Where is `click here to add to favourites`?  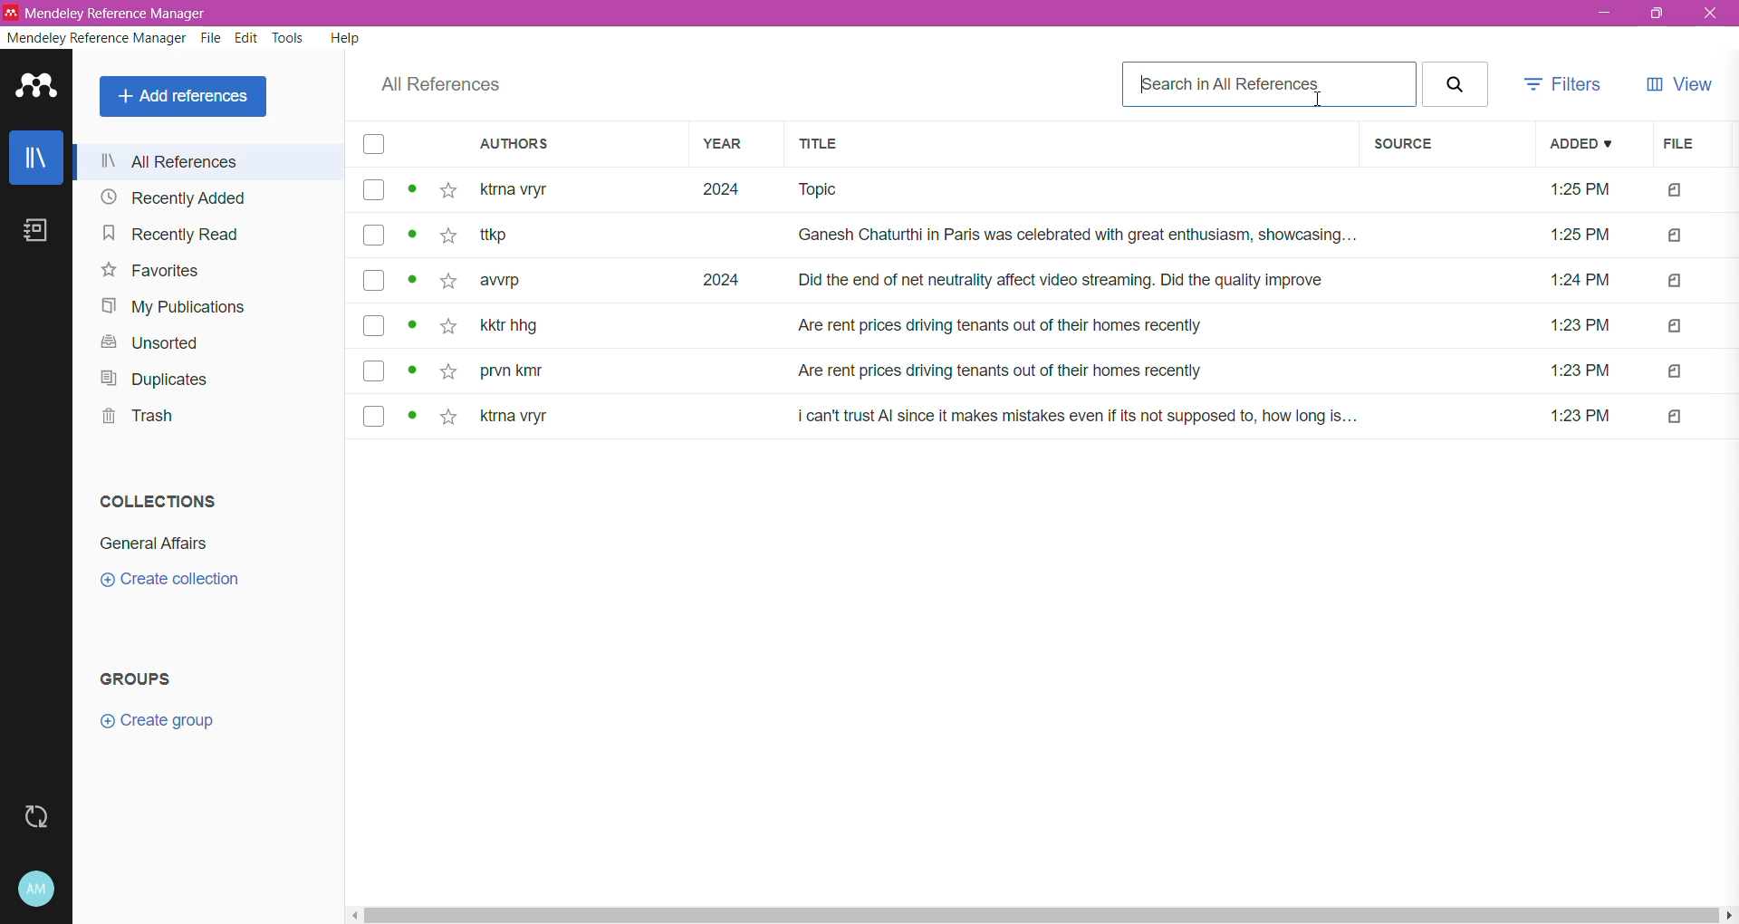
click here to add to favourites is located at coordinates (447, 283).